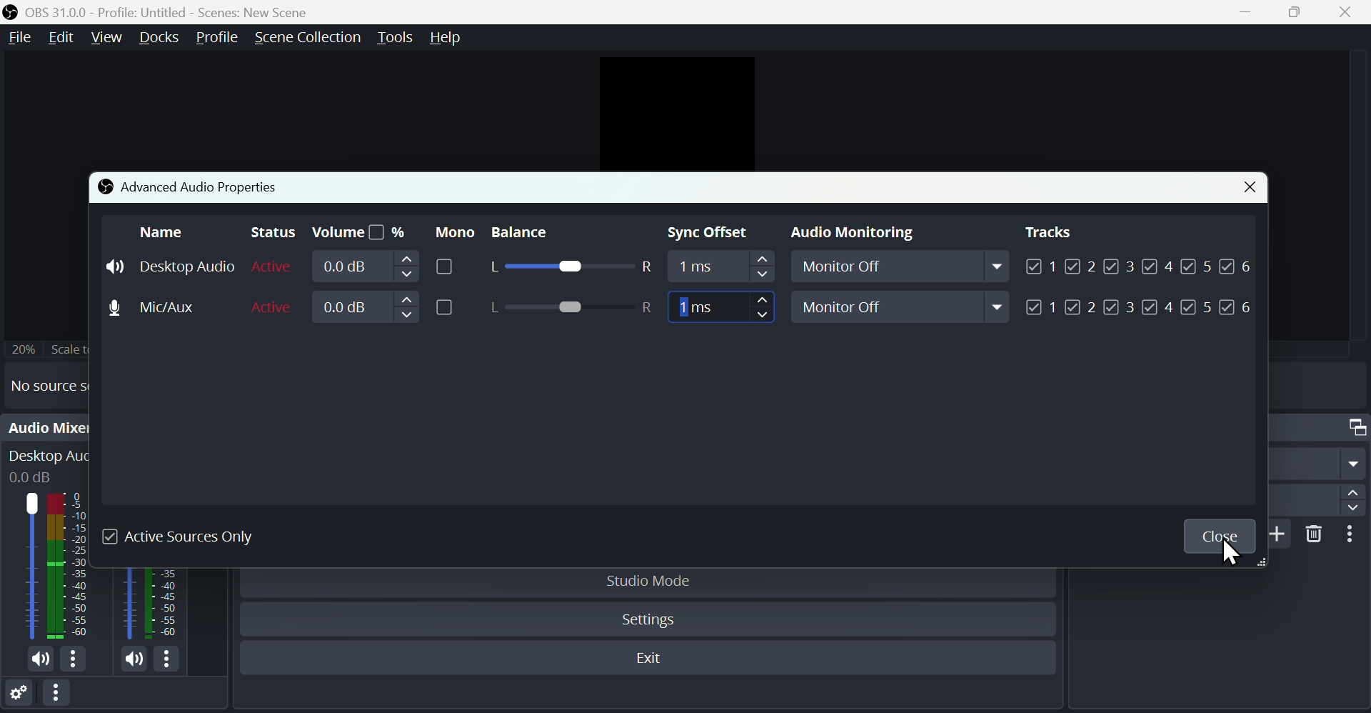 This screenshot has width=1371, height=713. What do you see at coordinates (720, 307) in the screenshot?
I see `Sync Offset` at bounding box center [720, 307].